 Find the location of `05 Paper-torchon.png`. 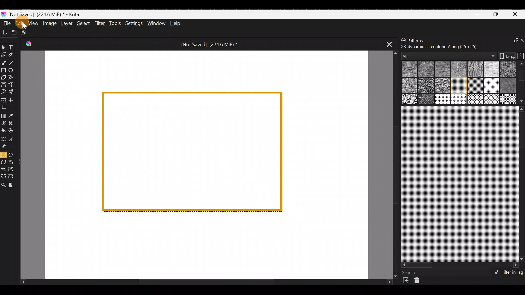

05 Paper-torchon.png is located at coordinates (491, 70).